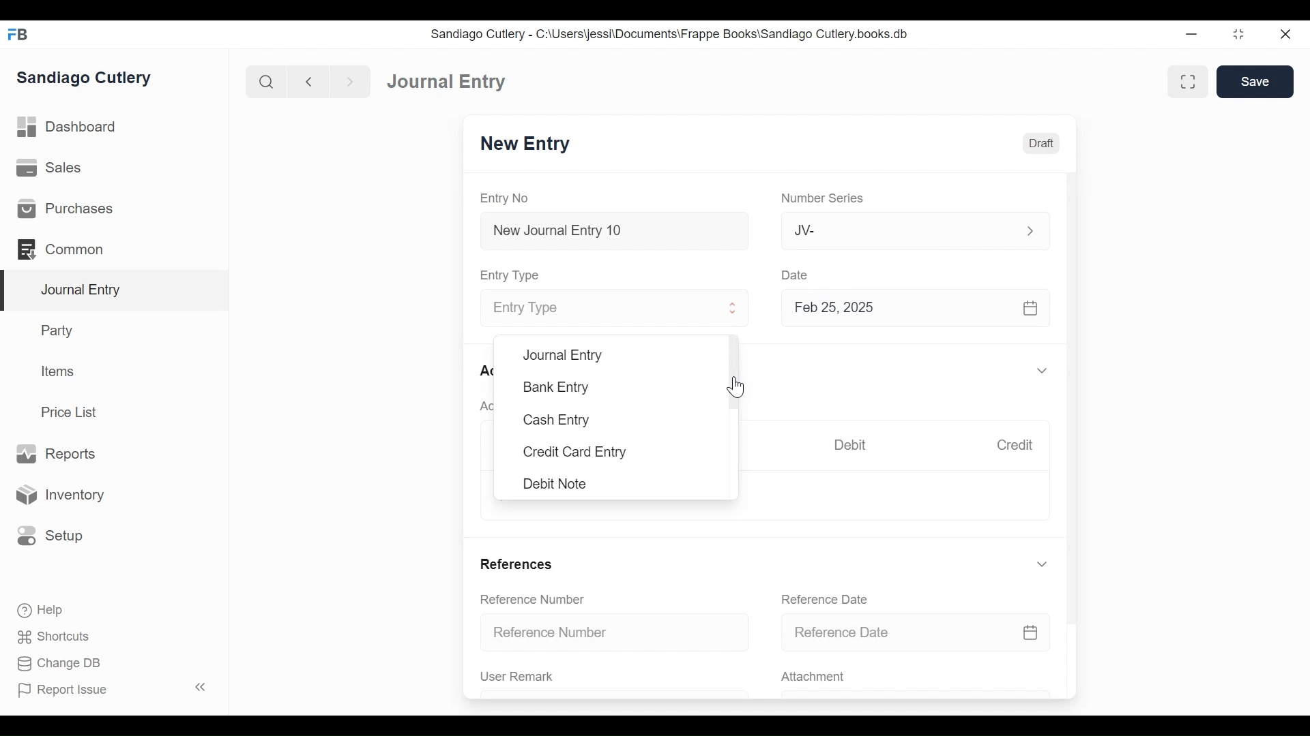  What do you see at coordinates (828, 599) in the screenshot?
I see `Reference Date` at bounding box center [828, 599].